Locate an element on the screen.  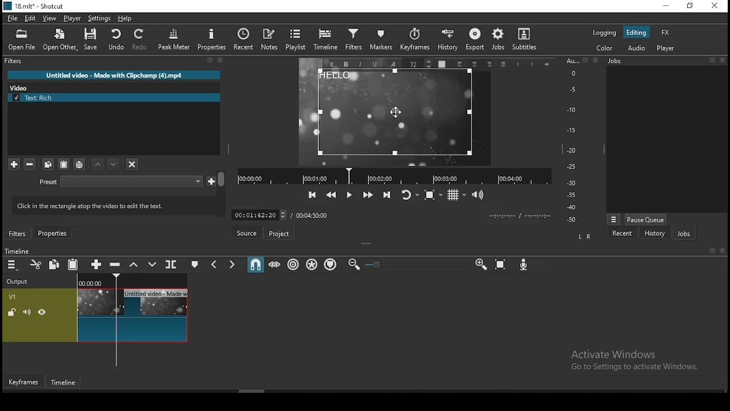
record audio is located at coordinates (524, 265).